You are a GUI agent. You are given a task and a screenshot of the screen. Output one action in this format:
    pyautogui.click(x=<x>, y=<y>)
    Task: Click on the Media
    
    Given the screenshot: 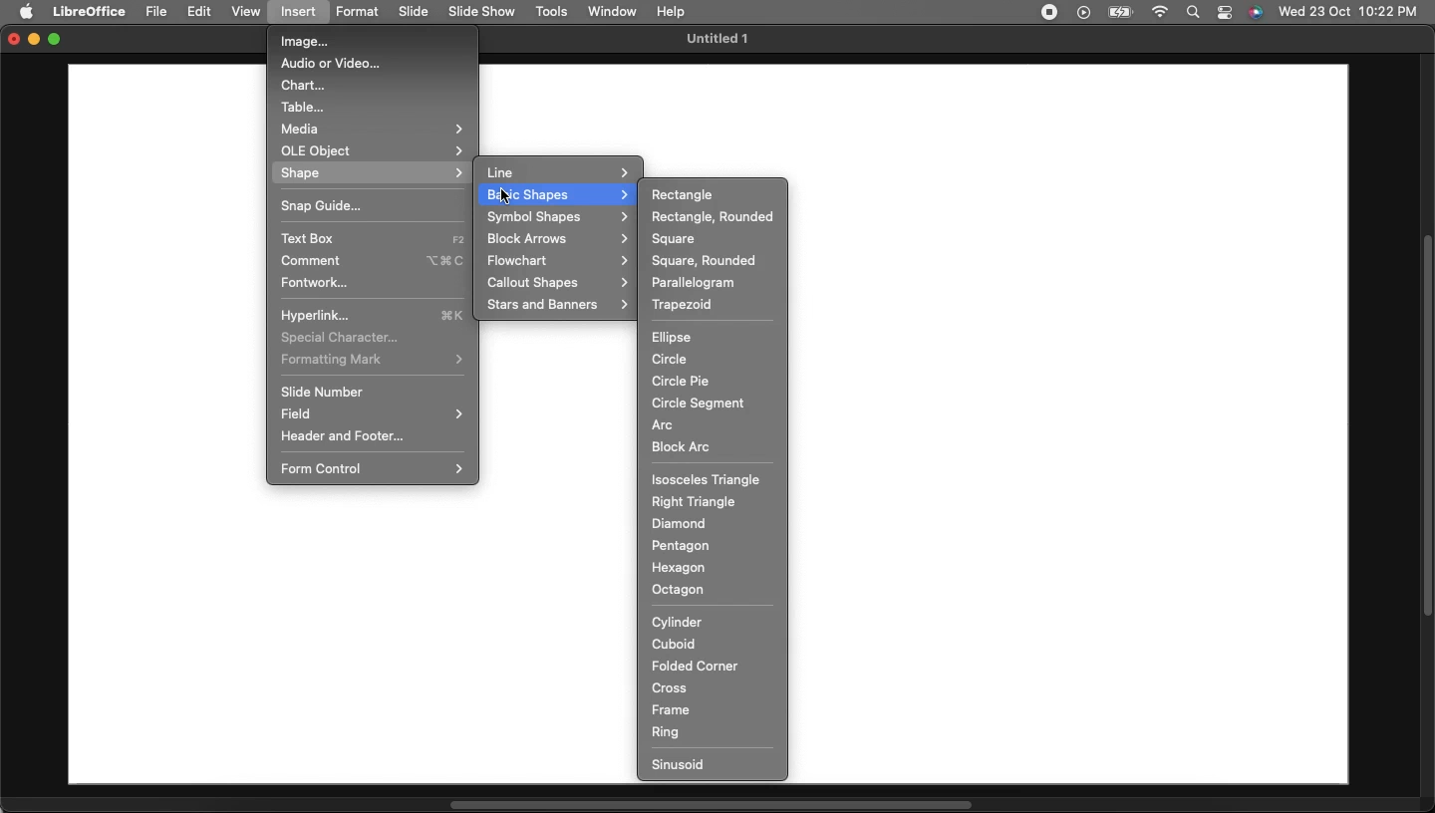 What is the action you would take?
    pyautogui.click(x=370, y=128)
    